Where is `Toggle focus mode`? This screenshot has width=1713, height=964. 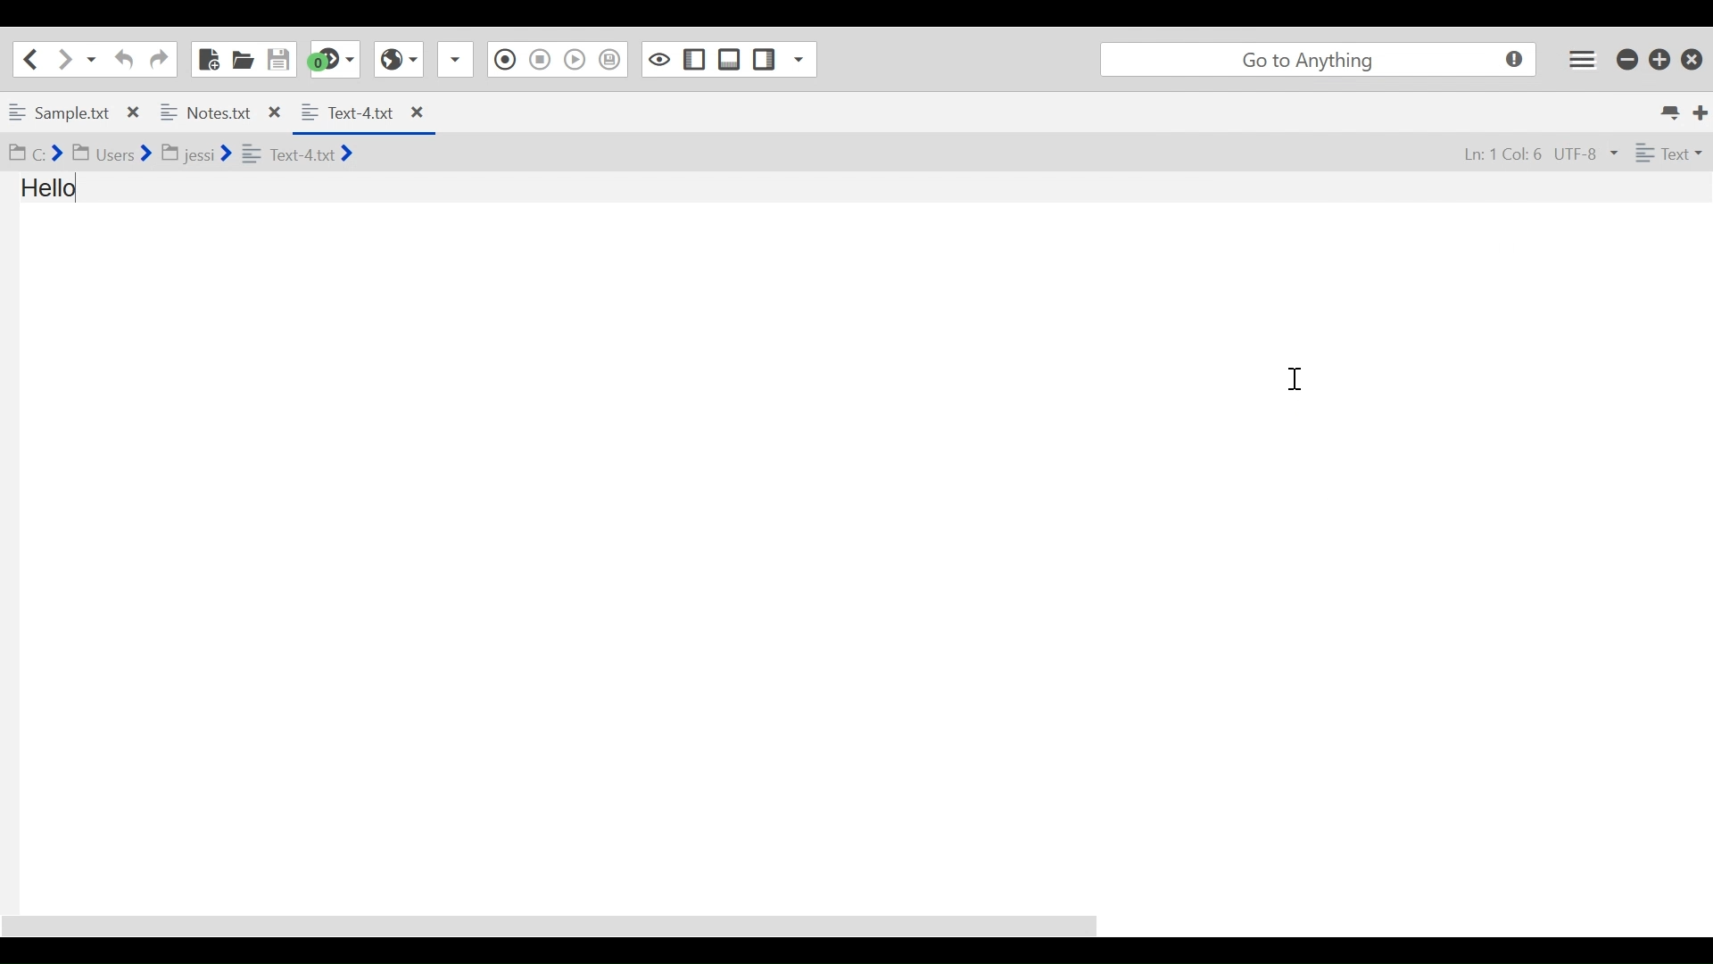 Toggle focus mode is located at coordinates (659, 60).